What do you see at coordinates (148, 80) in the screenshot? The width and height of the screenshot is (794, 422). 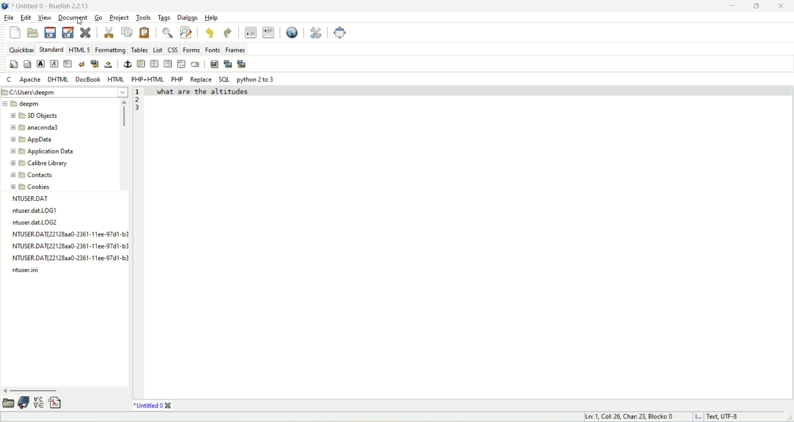 I see `PHP+HTML` at bounding box center [148, 80].